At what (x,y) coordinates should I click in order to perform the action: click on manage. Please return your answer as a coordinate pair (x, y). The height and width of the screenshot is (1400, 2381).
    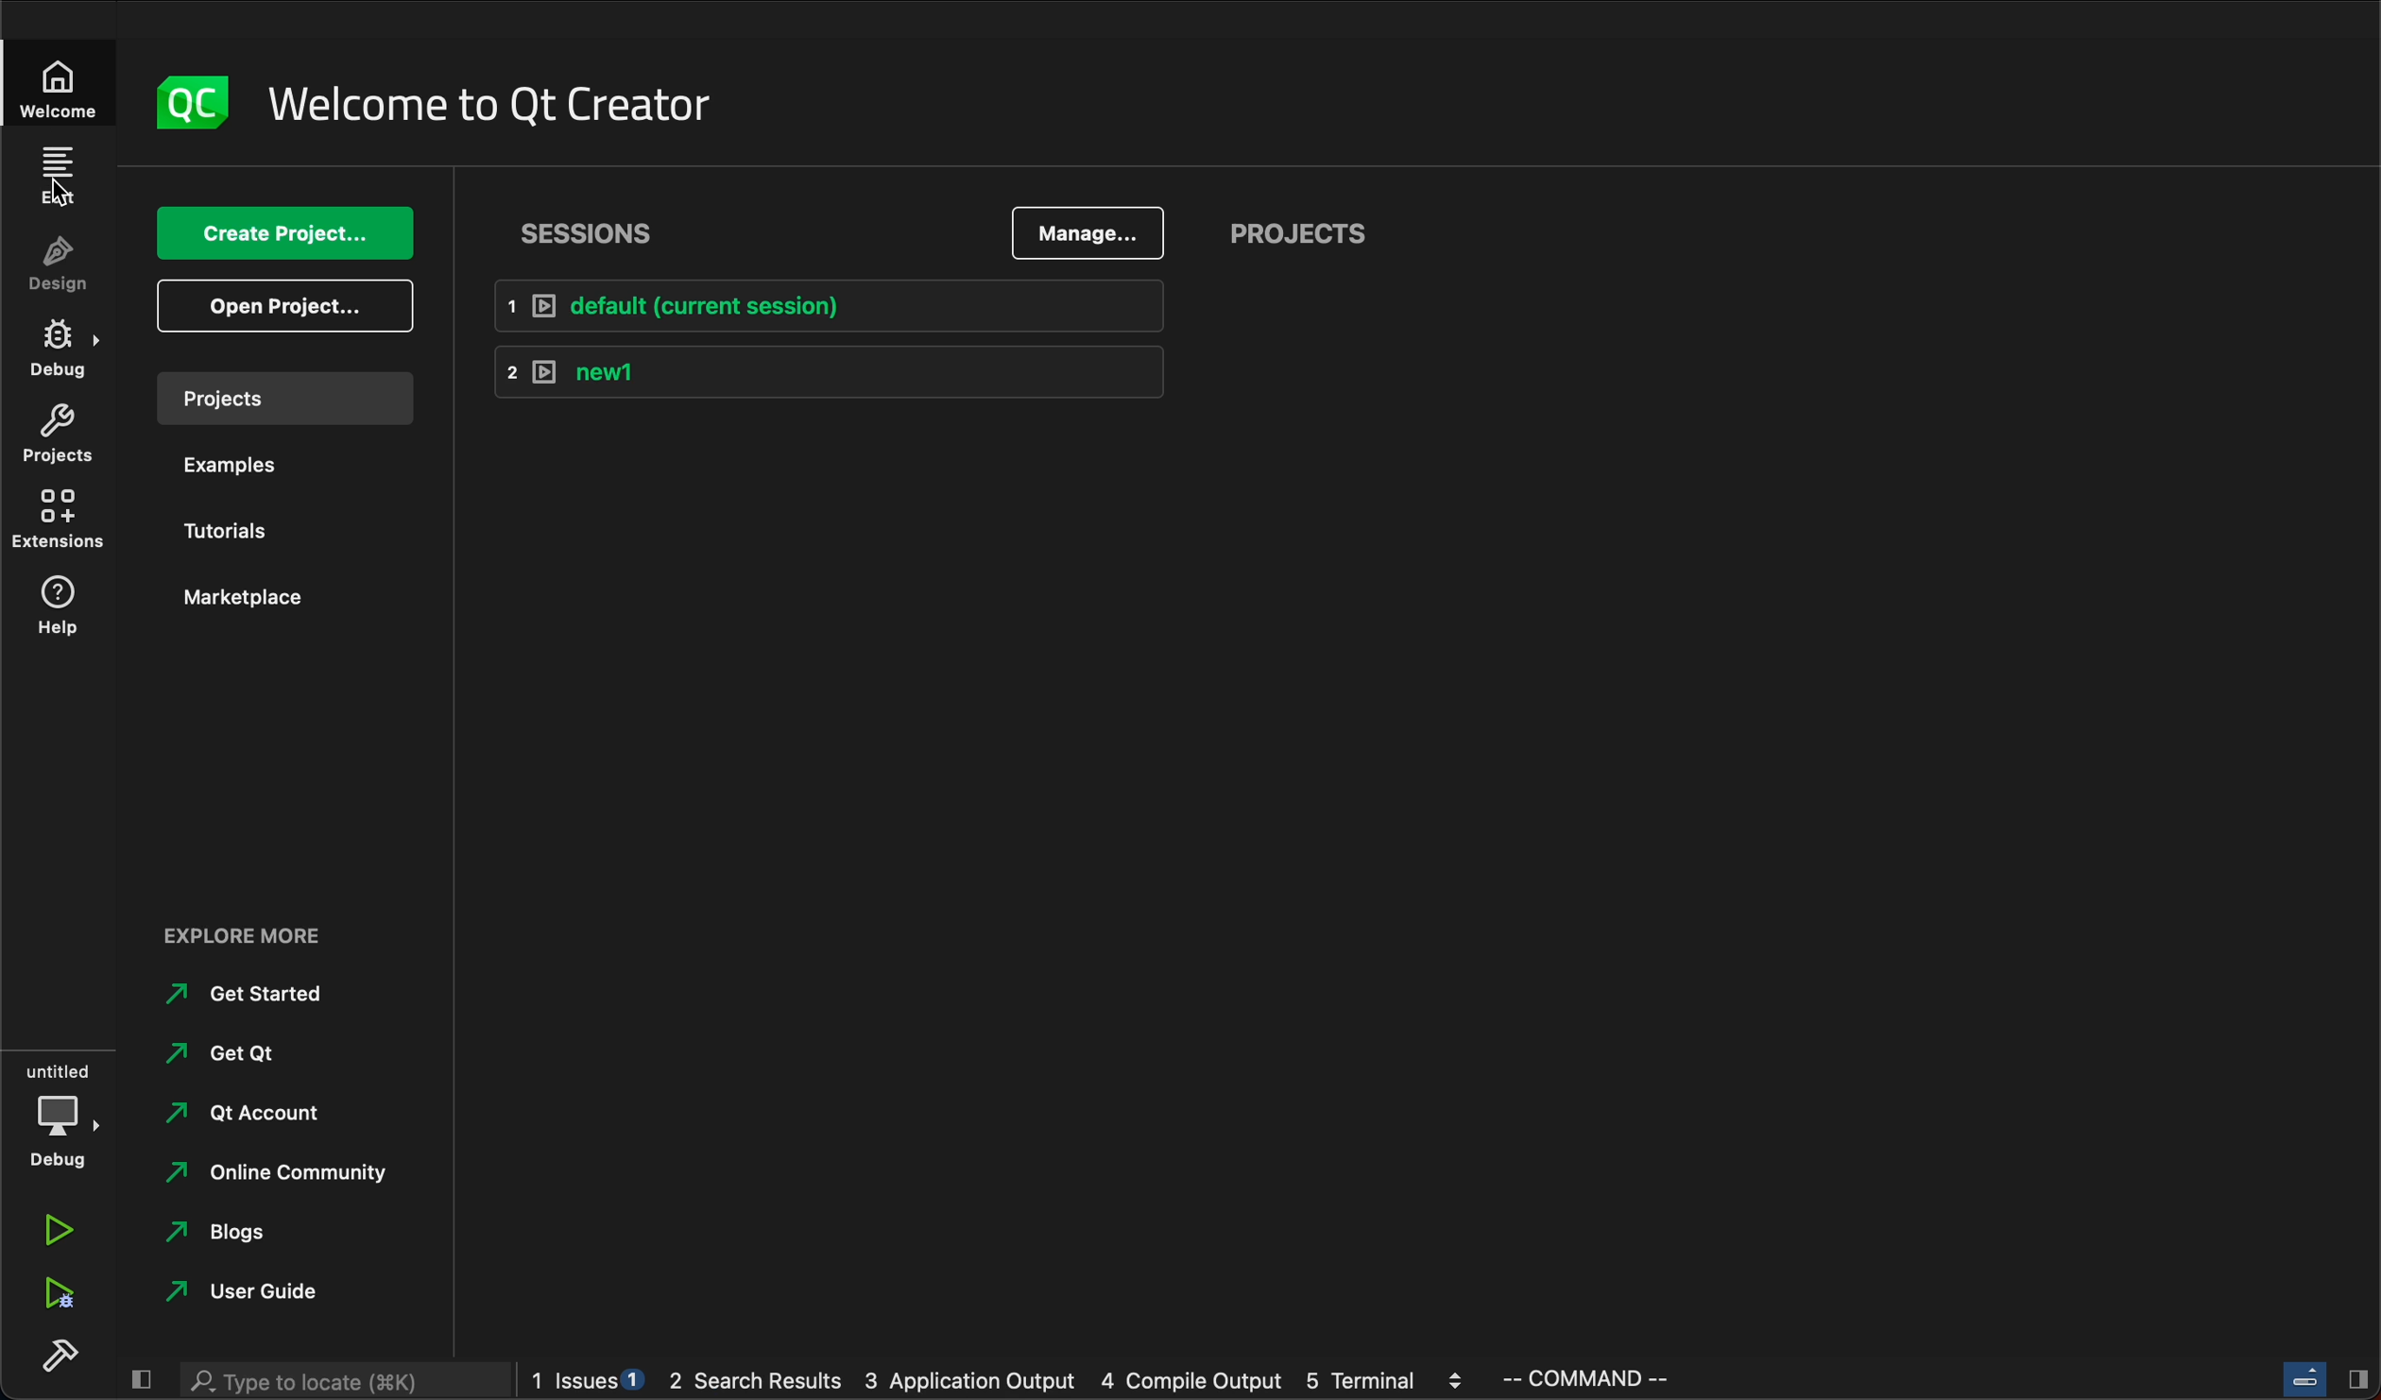
    Looking at the image, I should click on (1087, 233).